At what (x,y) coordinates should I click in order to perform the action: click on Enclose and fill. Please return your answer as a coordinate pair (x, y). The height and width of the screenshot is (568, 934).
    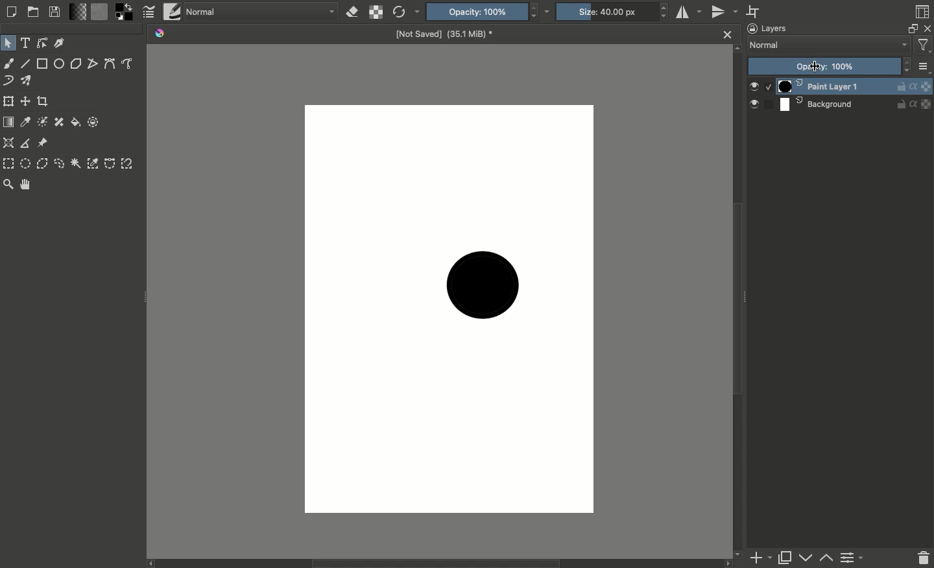
    Looking at the image, I should click on (95, 123).